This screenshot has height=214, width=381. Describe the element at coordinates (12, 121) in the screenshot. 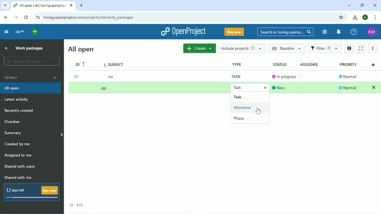

I see `Overdue` at that location.